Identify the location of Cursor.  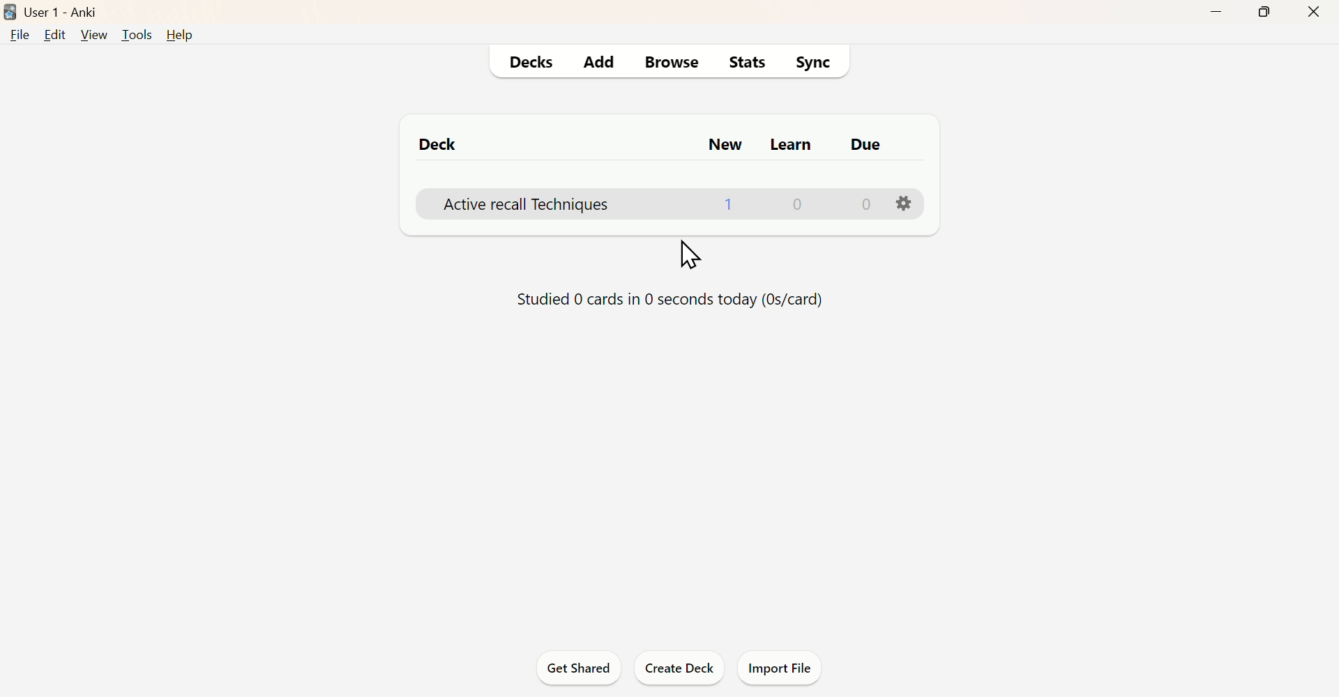
(703, 254).